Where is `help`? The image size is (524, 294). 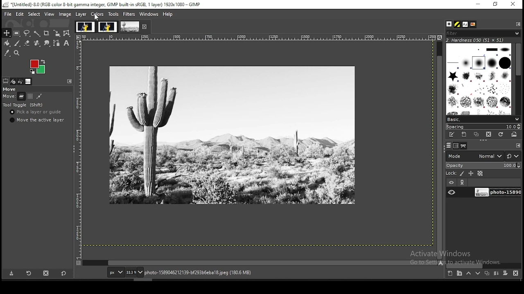 help is located at coordinates (169, 15).